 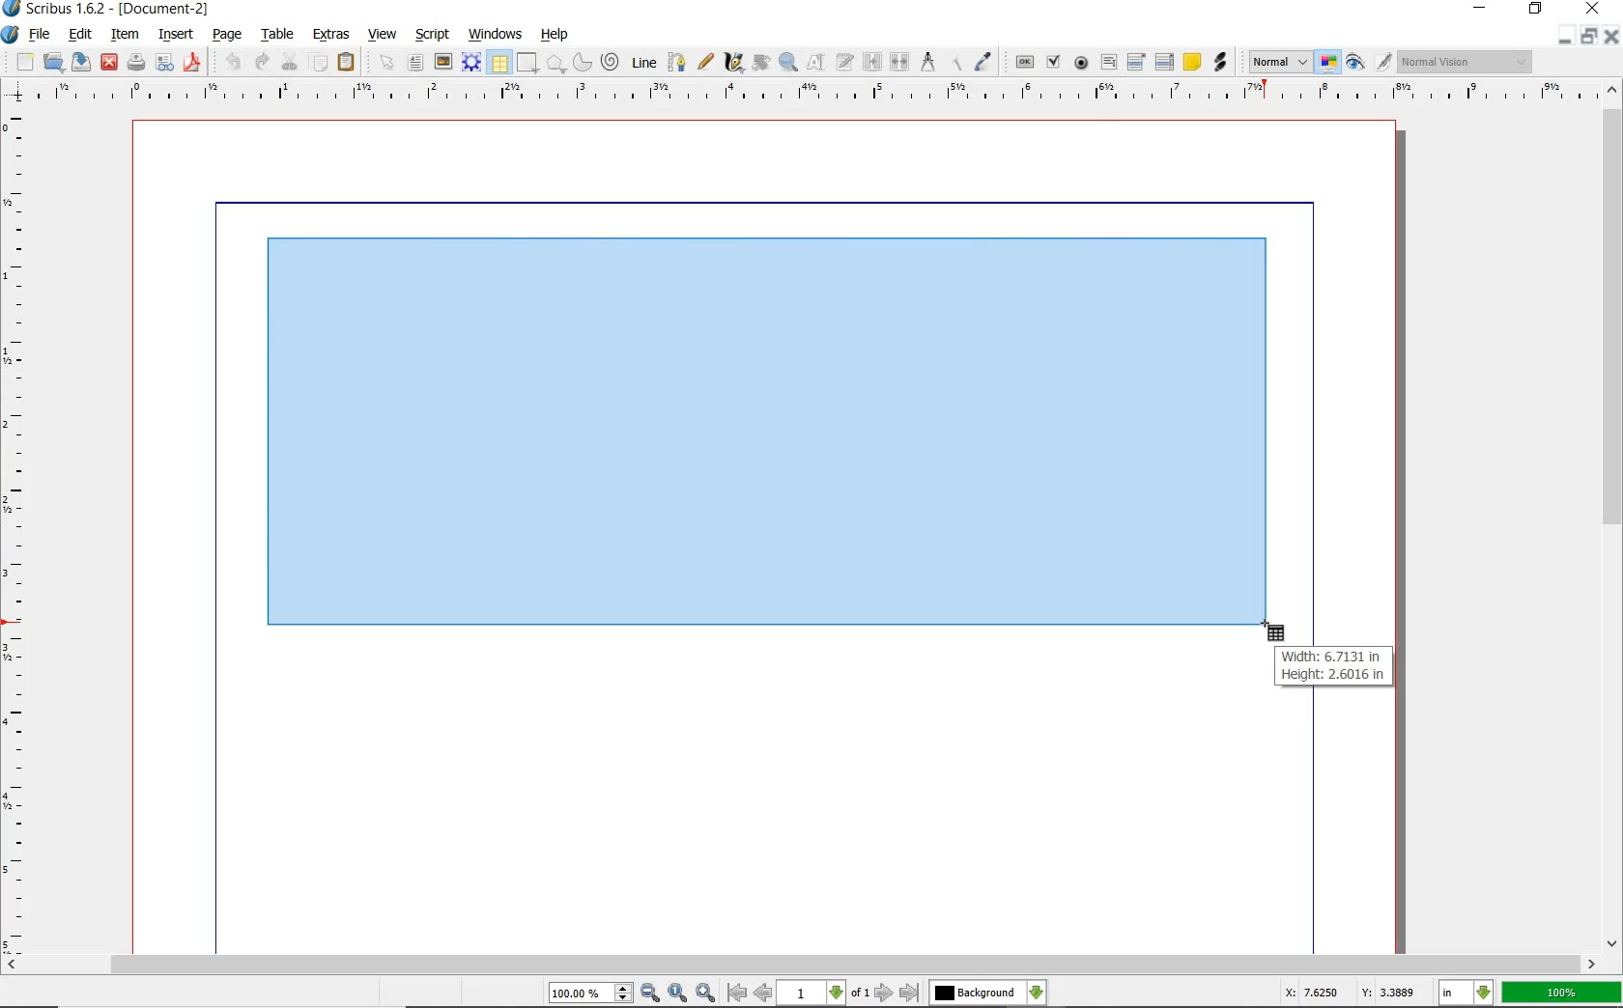 I want to click on help, so click(x=557, y=37).